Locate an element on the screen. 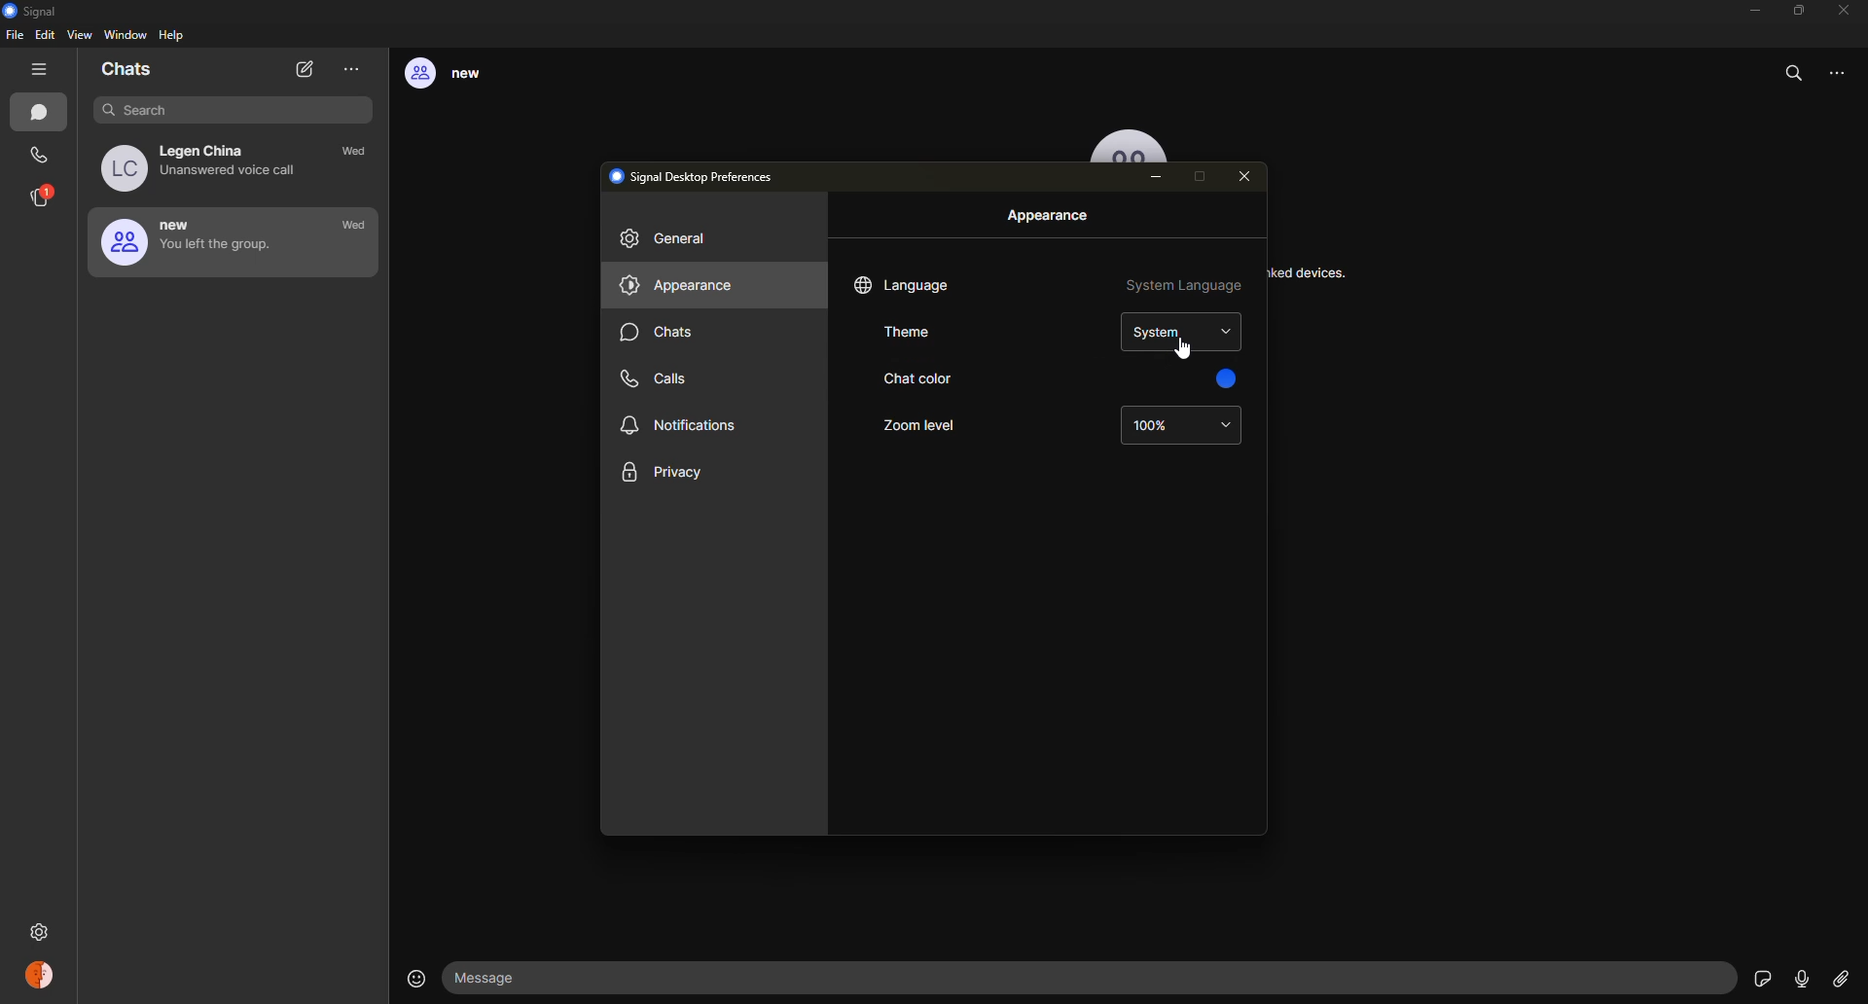  close is located at coordinates (1846, 10).